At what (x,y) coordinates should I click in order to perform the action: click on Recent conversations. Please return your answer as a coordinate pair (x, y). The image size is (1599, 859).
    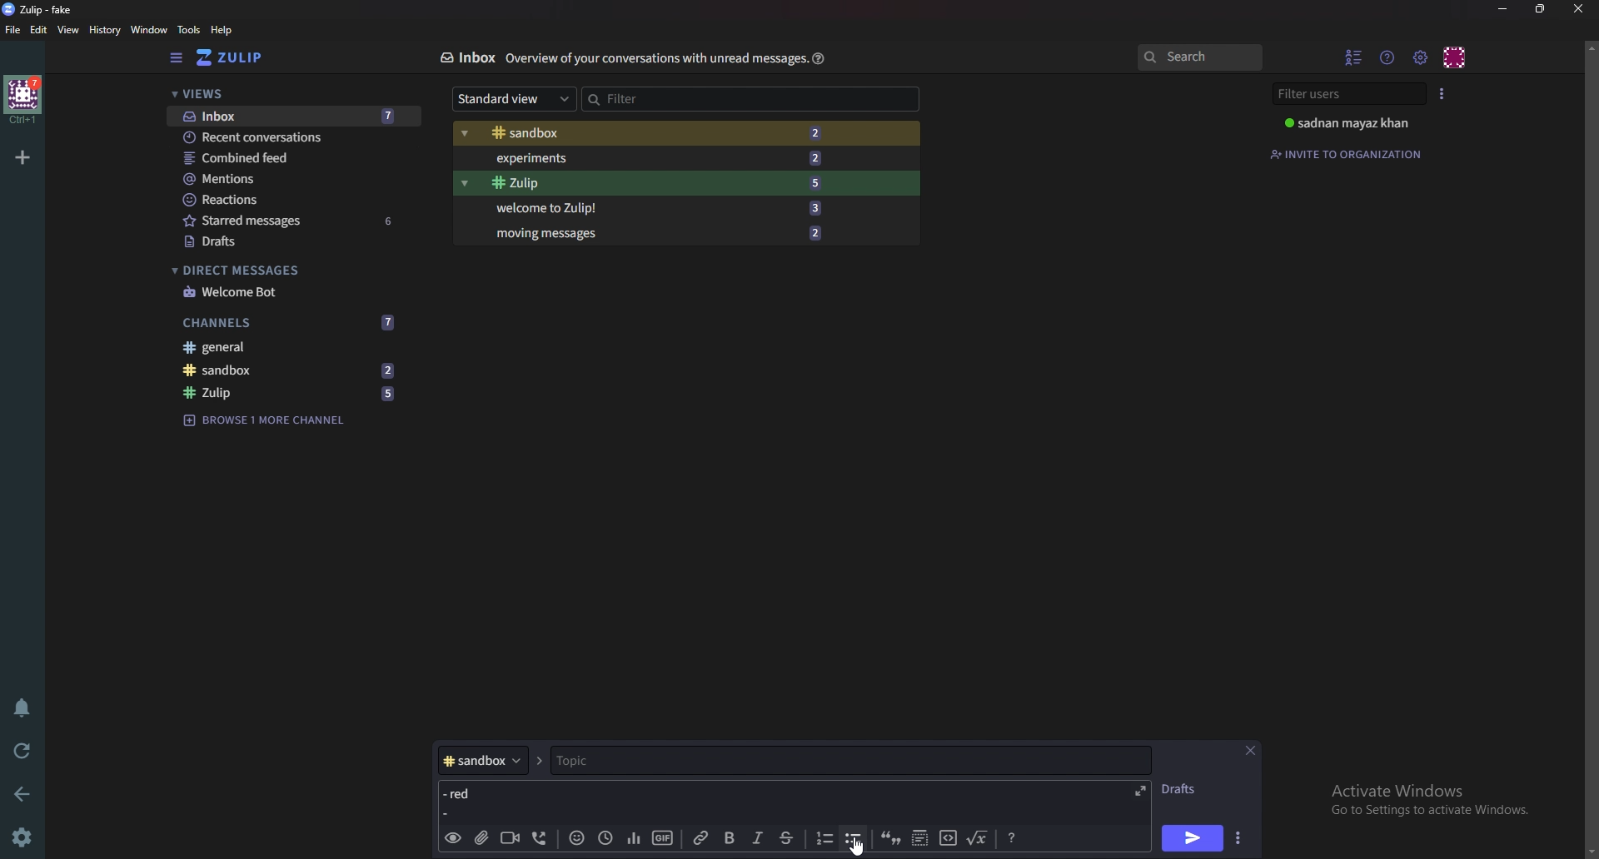
    Looking at the image, I should click on (295, 137).